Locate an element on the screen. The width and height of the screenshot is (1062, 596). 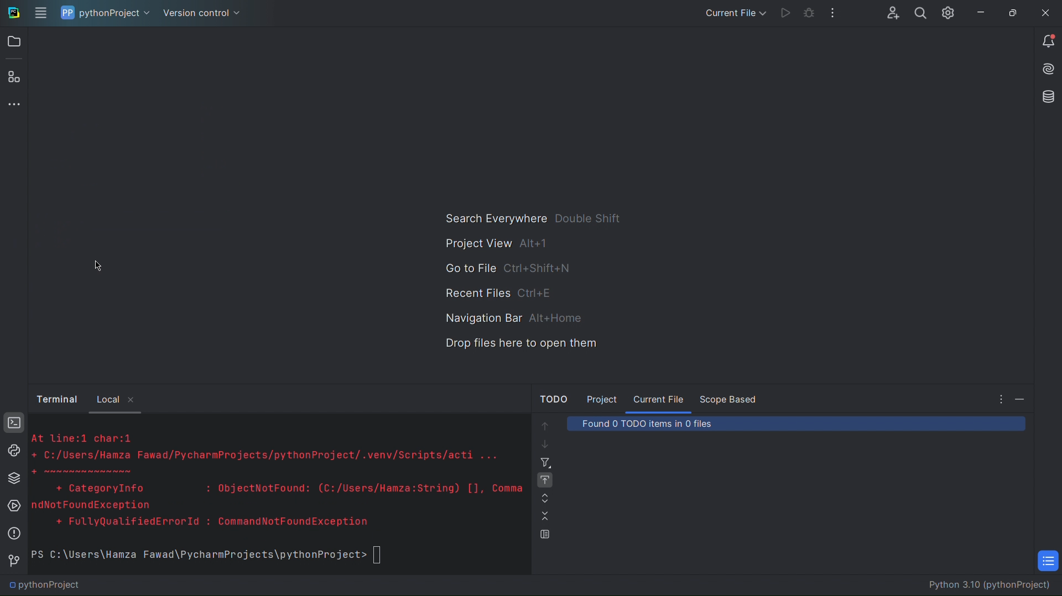
Move up is located at coordinates (546, 426).